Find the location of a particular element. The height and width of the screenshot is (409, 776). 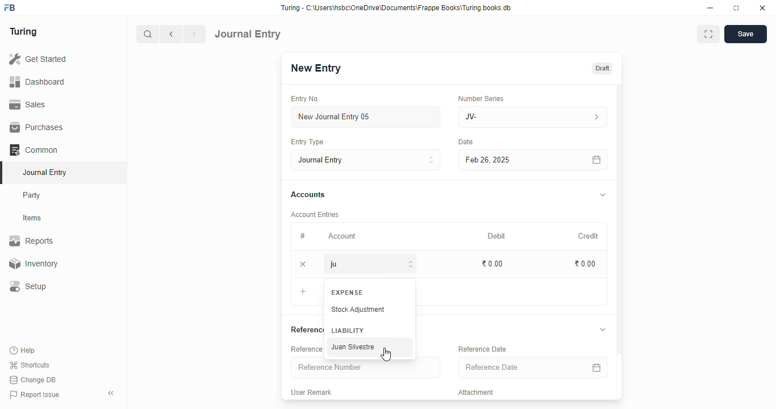

inventory is located at coordinates (33, 264).